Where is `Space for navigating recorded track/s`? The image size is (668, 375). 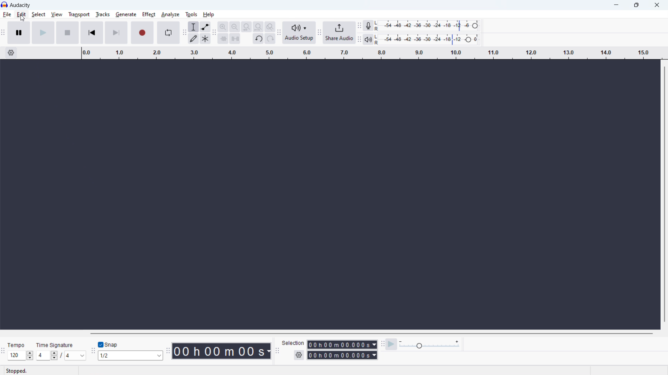
Space for navigating recorded track/s is located at coordinates (331, 195).